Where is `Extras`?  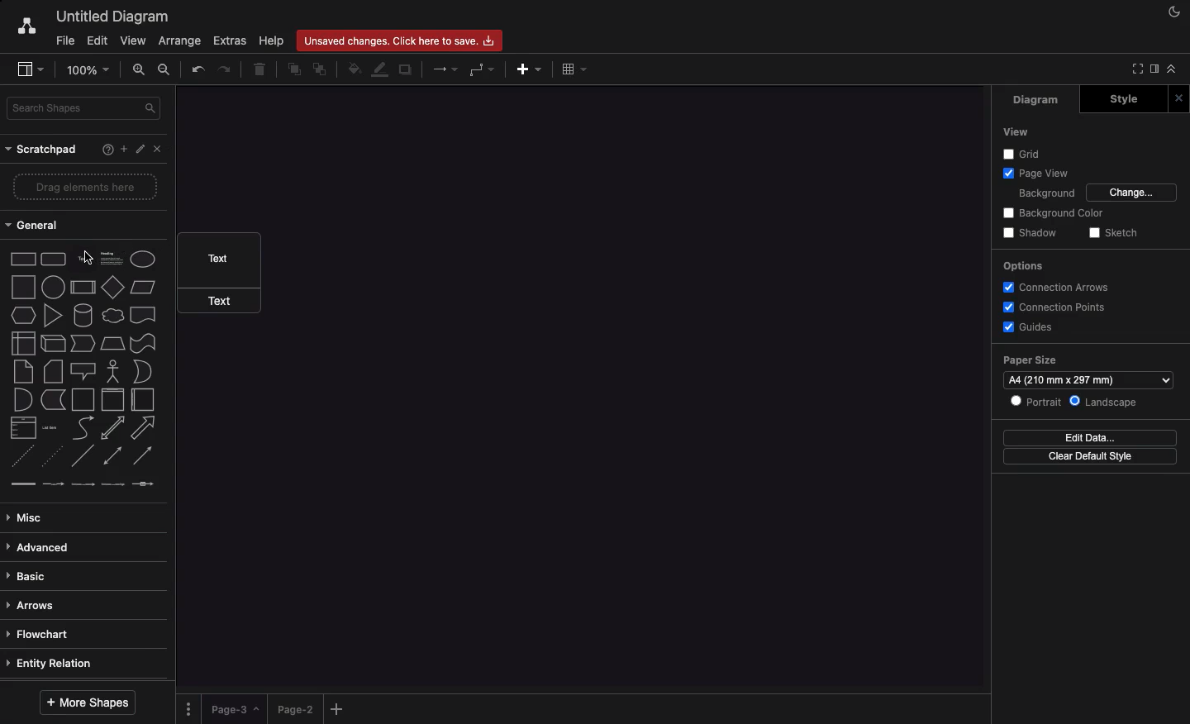
Extras is located at coordinates (231, 40).